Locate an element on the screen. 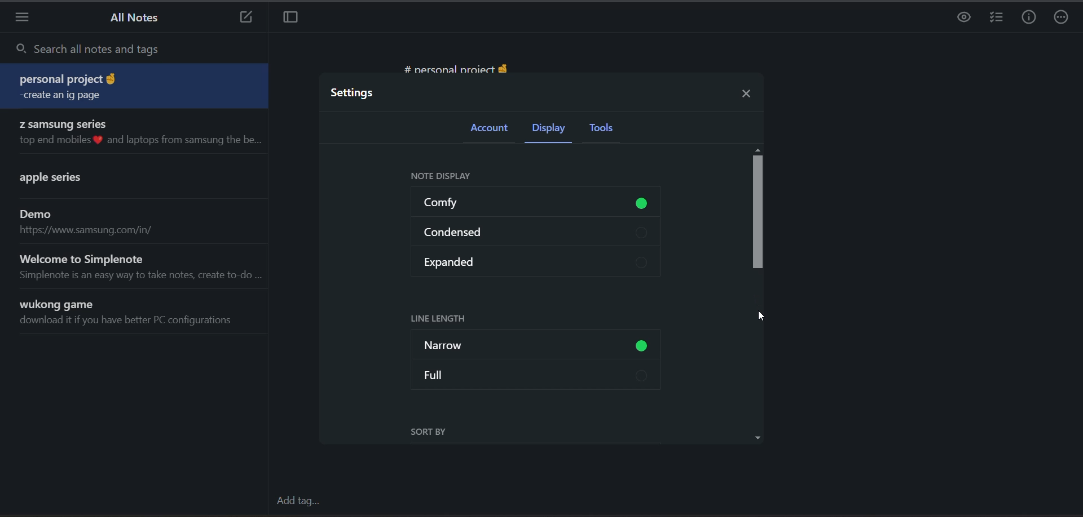 This screenshot has width=1083, height=517. tools is located at coordinates (615, 132).